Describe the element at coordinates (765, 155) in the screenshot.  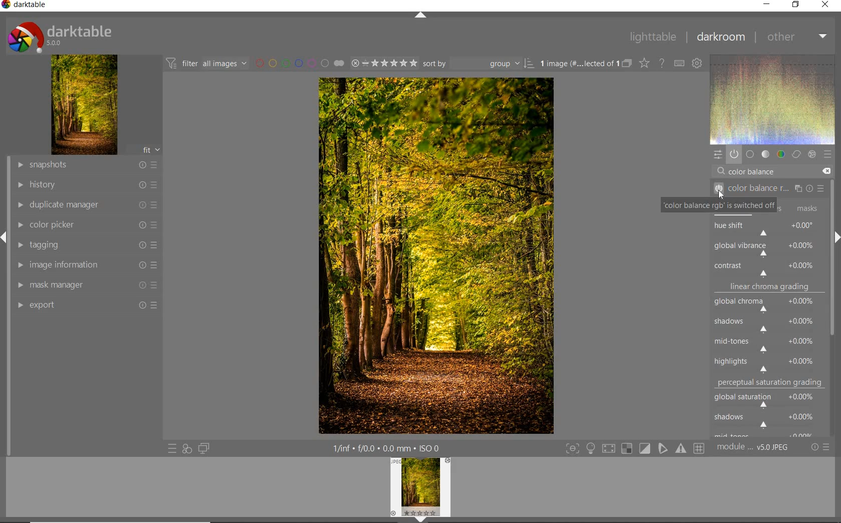
I see `tone` at that location.